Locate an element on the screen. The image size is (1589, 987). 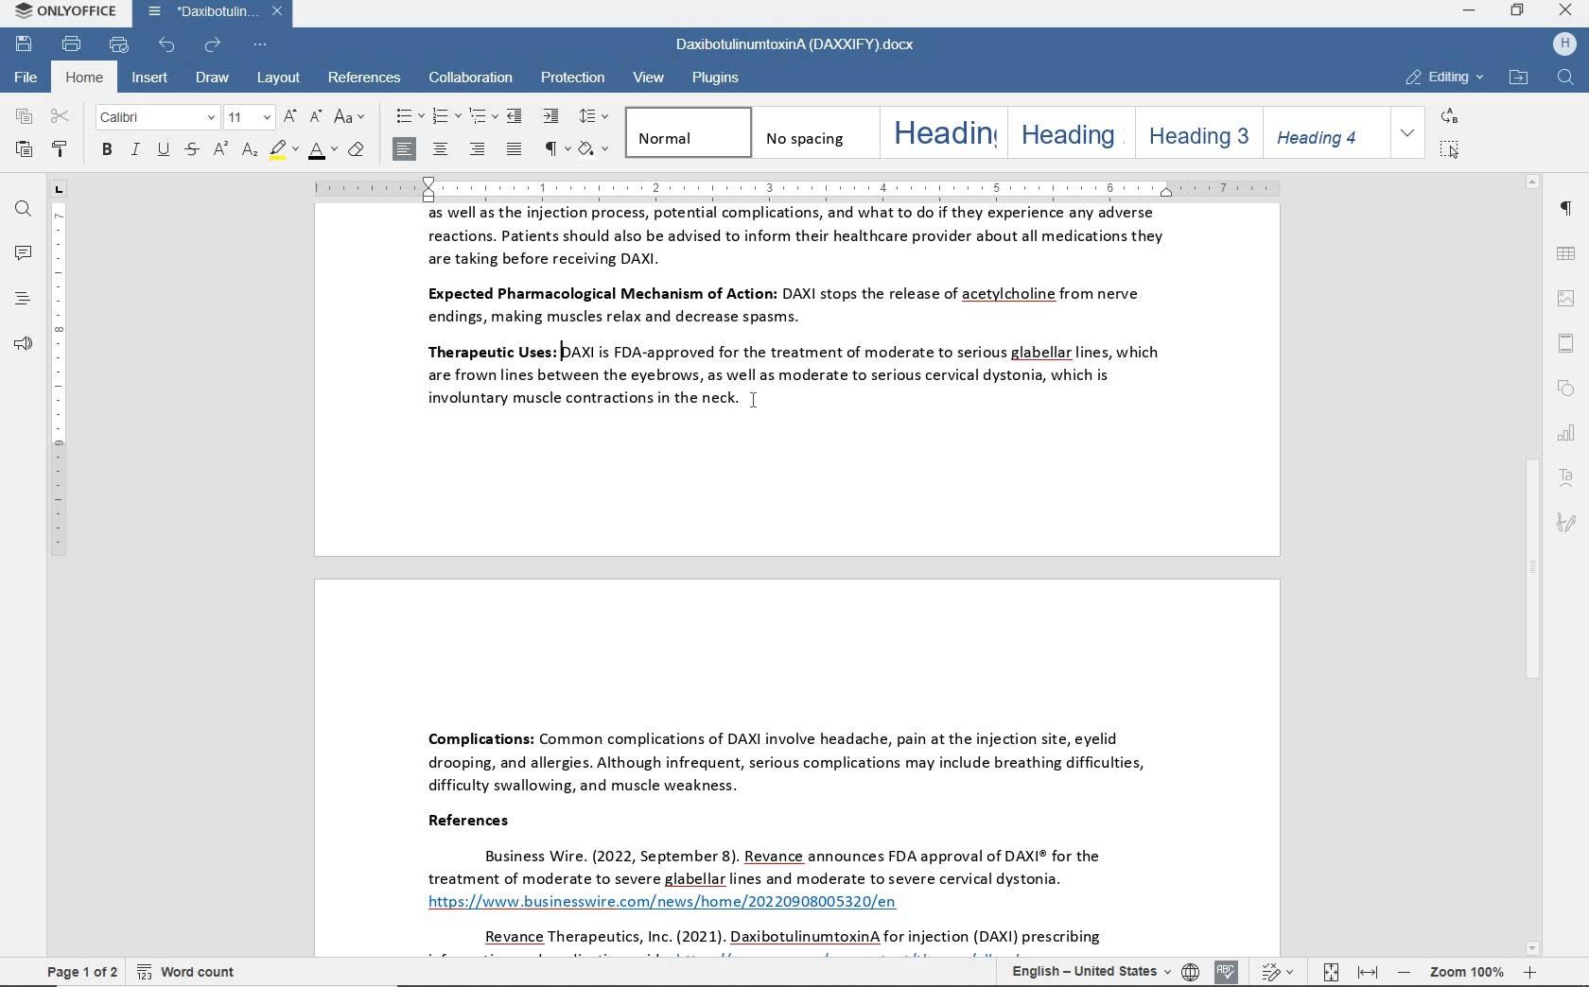
numbering is located at coordinates (444, 117).